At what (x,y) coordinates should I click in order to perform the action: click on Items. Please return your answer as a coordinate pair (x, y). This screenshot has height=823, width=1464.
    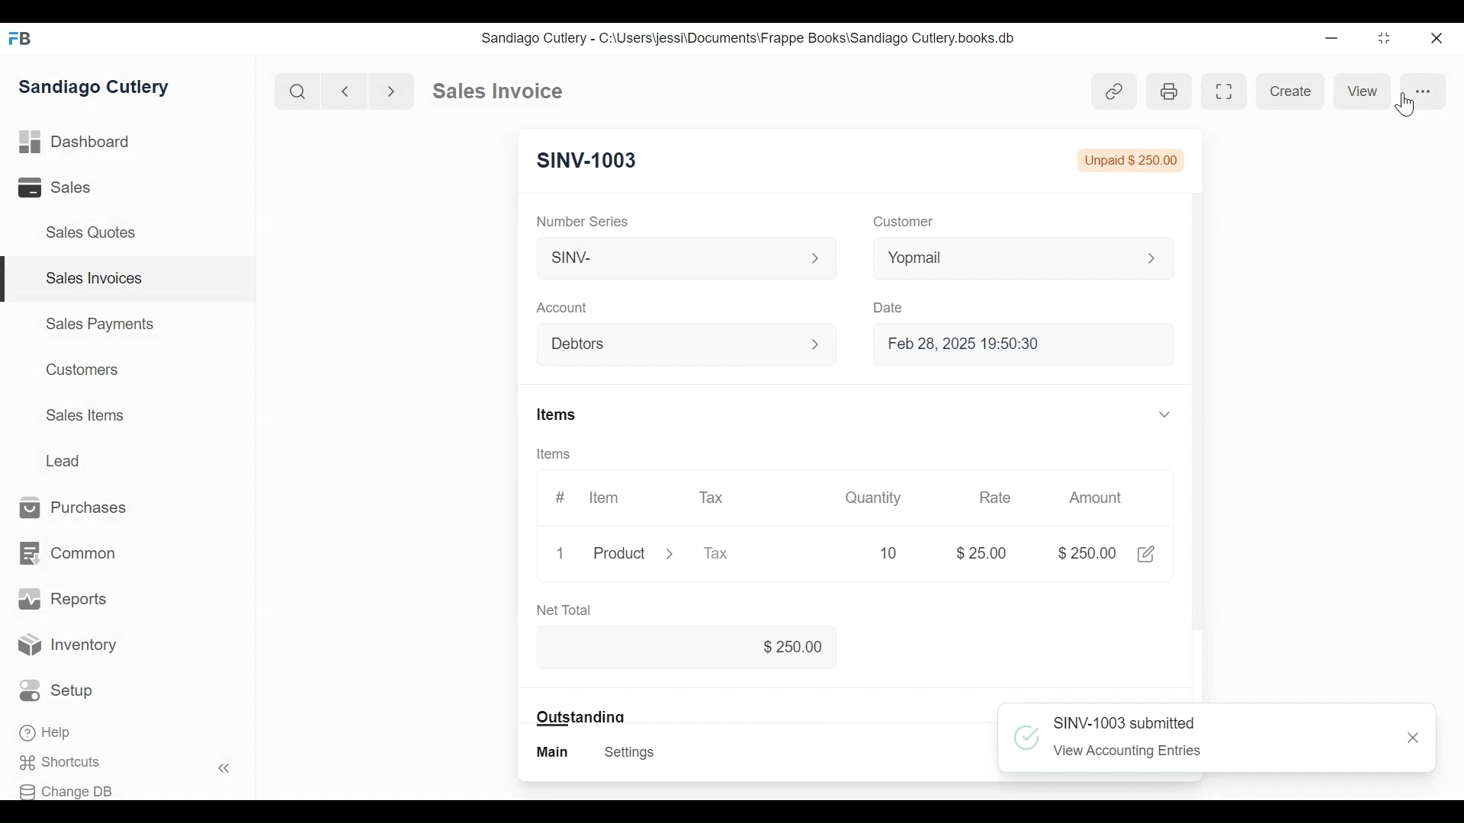
    Looking at the image, I should click on (559, 451).